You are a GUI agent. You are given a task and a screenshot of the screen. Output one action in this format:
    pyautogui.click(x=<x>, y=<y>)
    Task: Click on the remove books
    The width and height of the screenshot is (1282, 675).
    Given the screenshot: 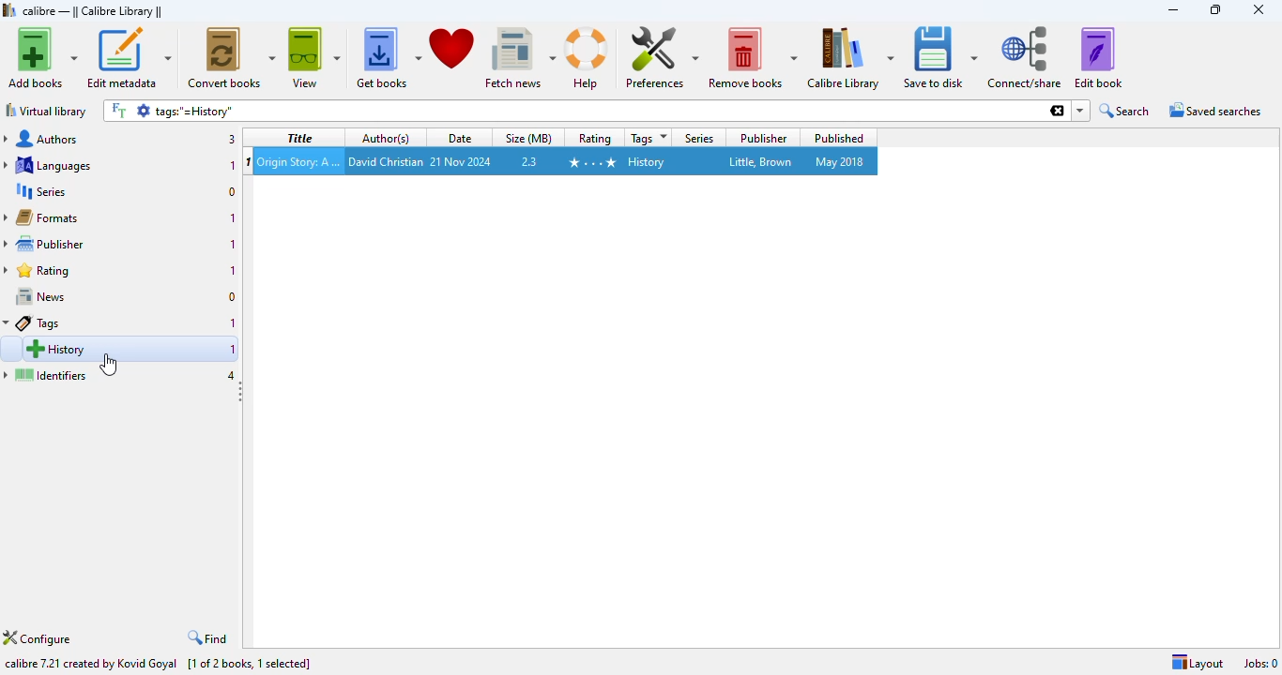 What is the action you would take?
    pyautogui.click(x=754, y=56)
    